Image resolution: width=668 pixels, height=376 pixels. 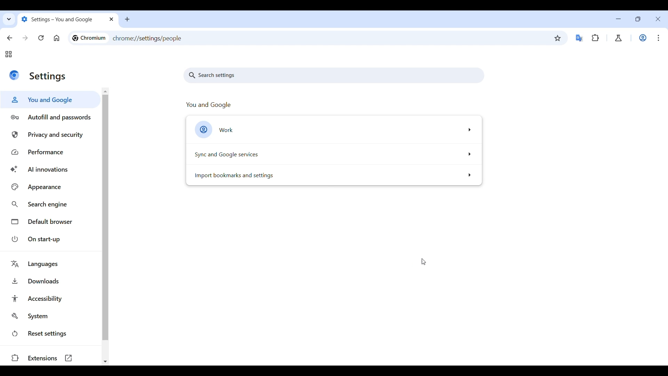 I want to click on Reload page, so click(x=41, y=38).